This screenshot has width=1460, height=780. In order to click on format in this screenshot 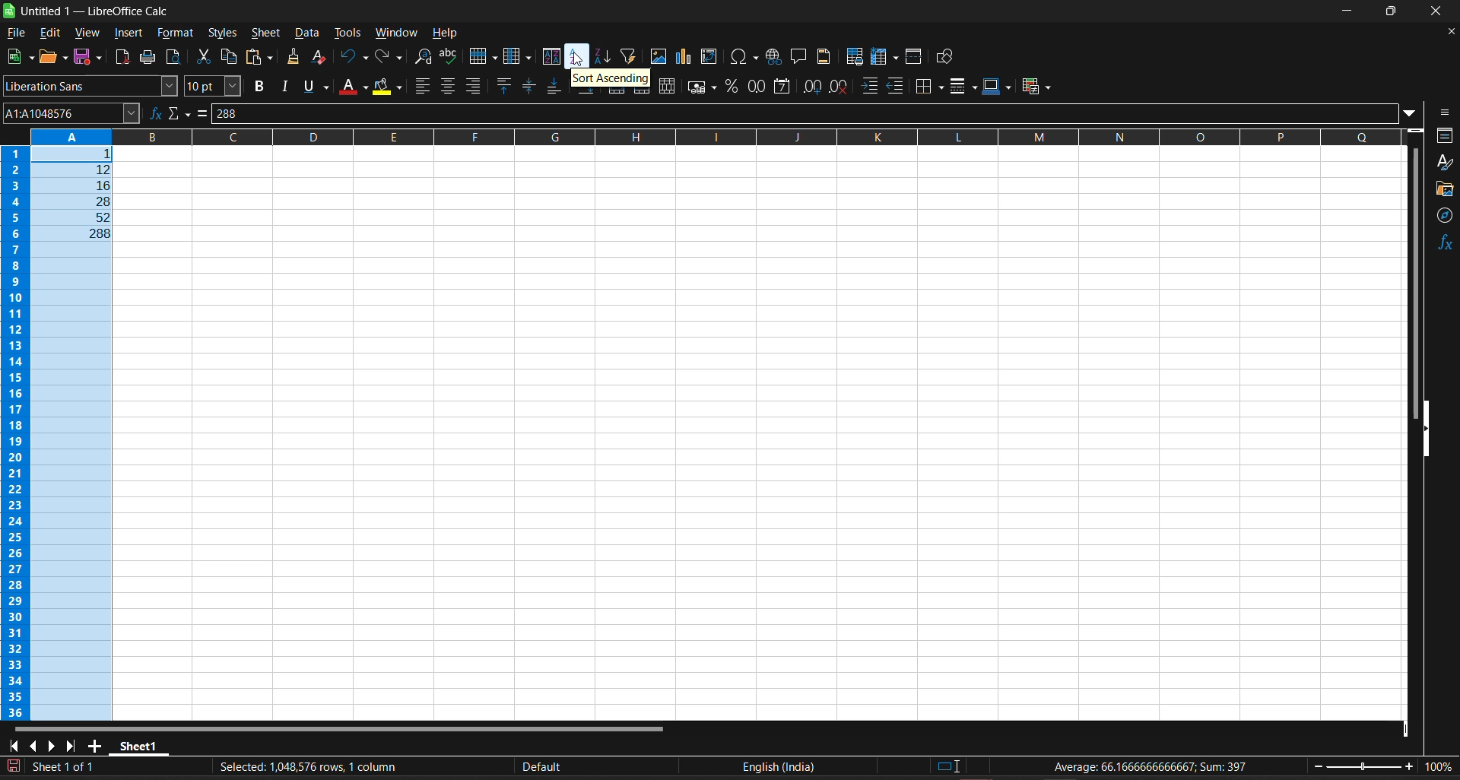, I will do `click(176, 33)`.